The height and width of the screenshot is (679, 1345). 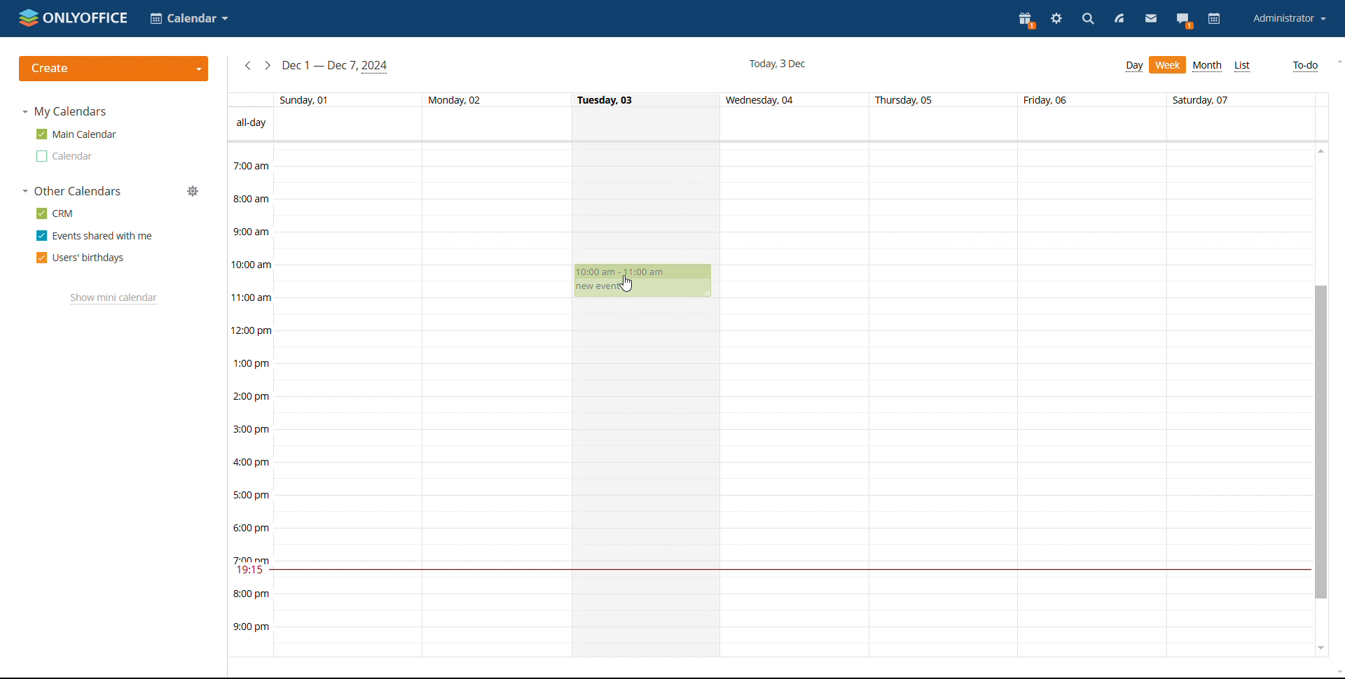 What do you see at coordinates (1204, 99) in the screenshot?
I see `Saturday, 07` at bounding box center [1204, 99].